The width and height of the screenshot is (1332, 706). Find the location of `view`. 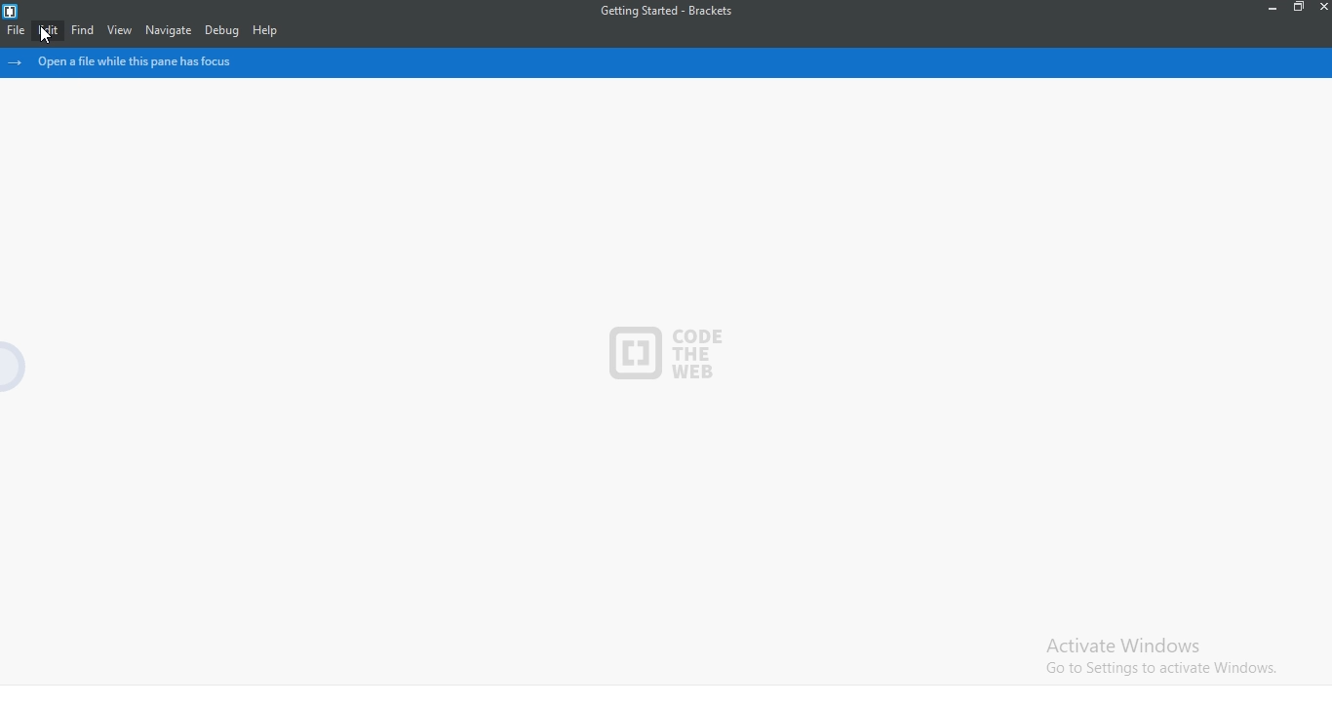

view is located at coordinates (120, 30).